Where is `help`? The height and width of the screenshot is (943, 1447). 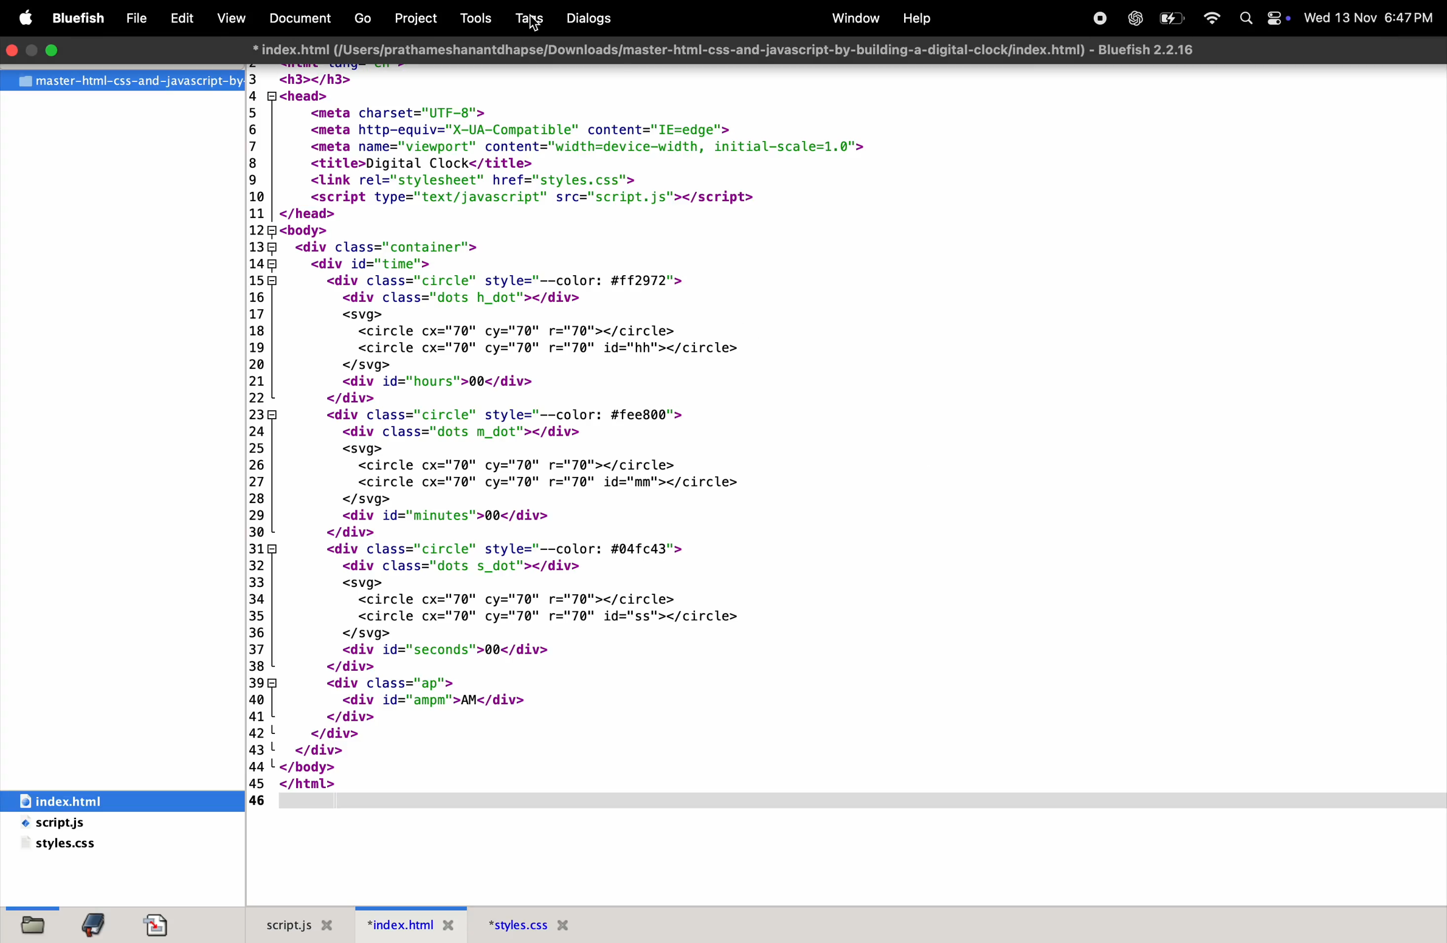 help is located at coordinates (918, 21).